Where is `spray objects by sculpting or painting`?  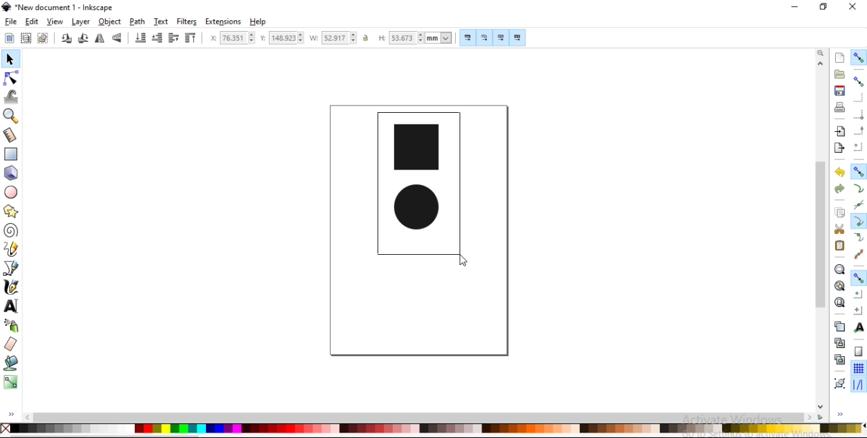 spray objects by sculpting or painting is located at coordinates (11, 326).